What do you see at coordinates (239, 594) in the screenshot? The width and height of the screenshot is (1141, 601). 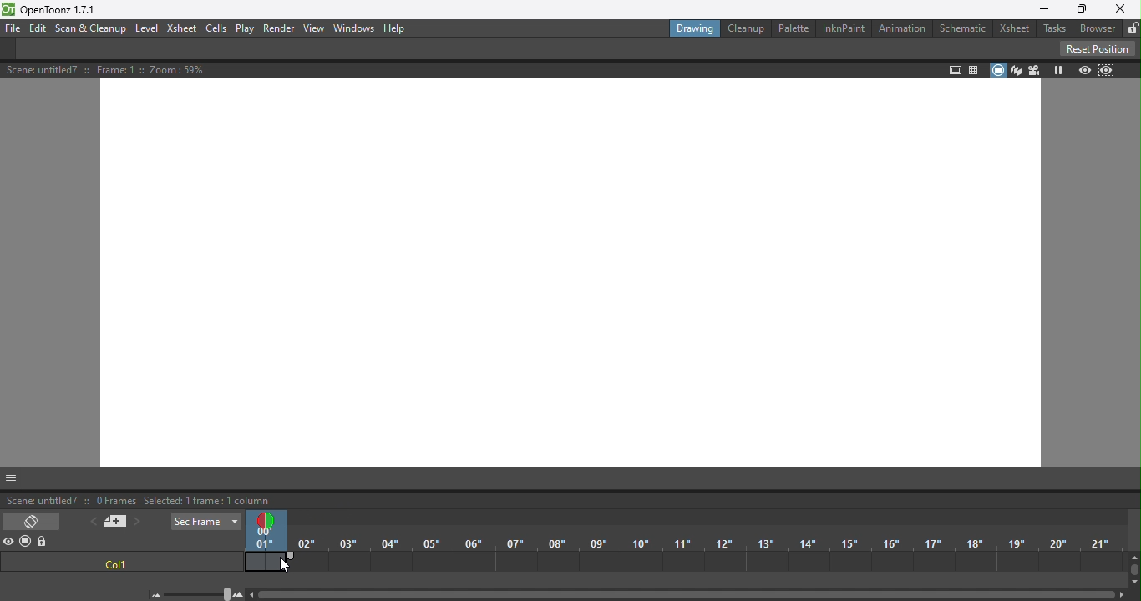 I see `Zoom in` at bounding box center [239, 594].